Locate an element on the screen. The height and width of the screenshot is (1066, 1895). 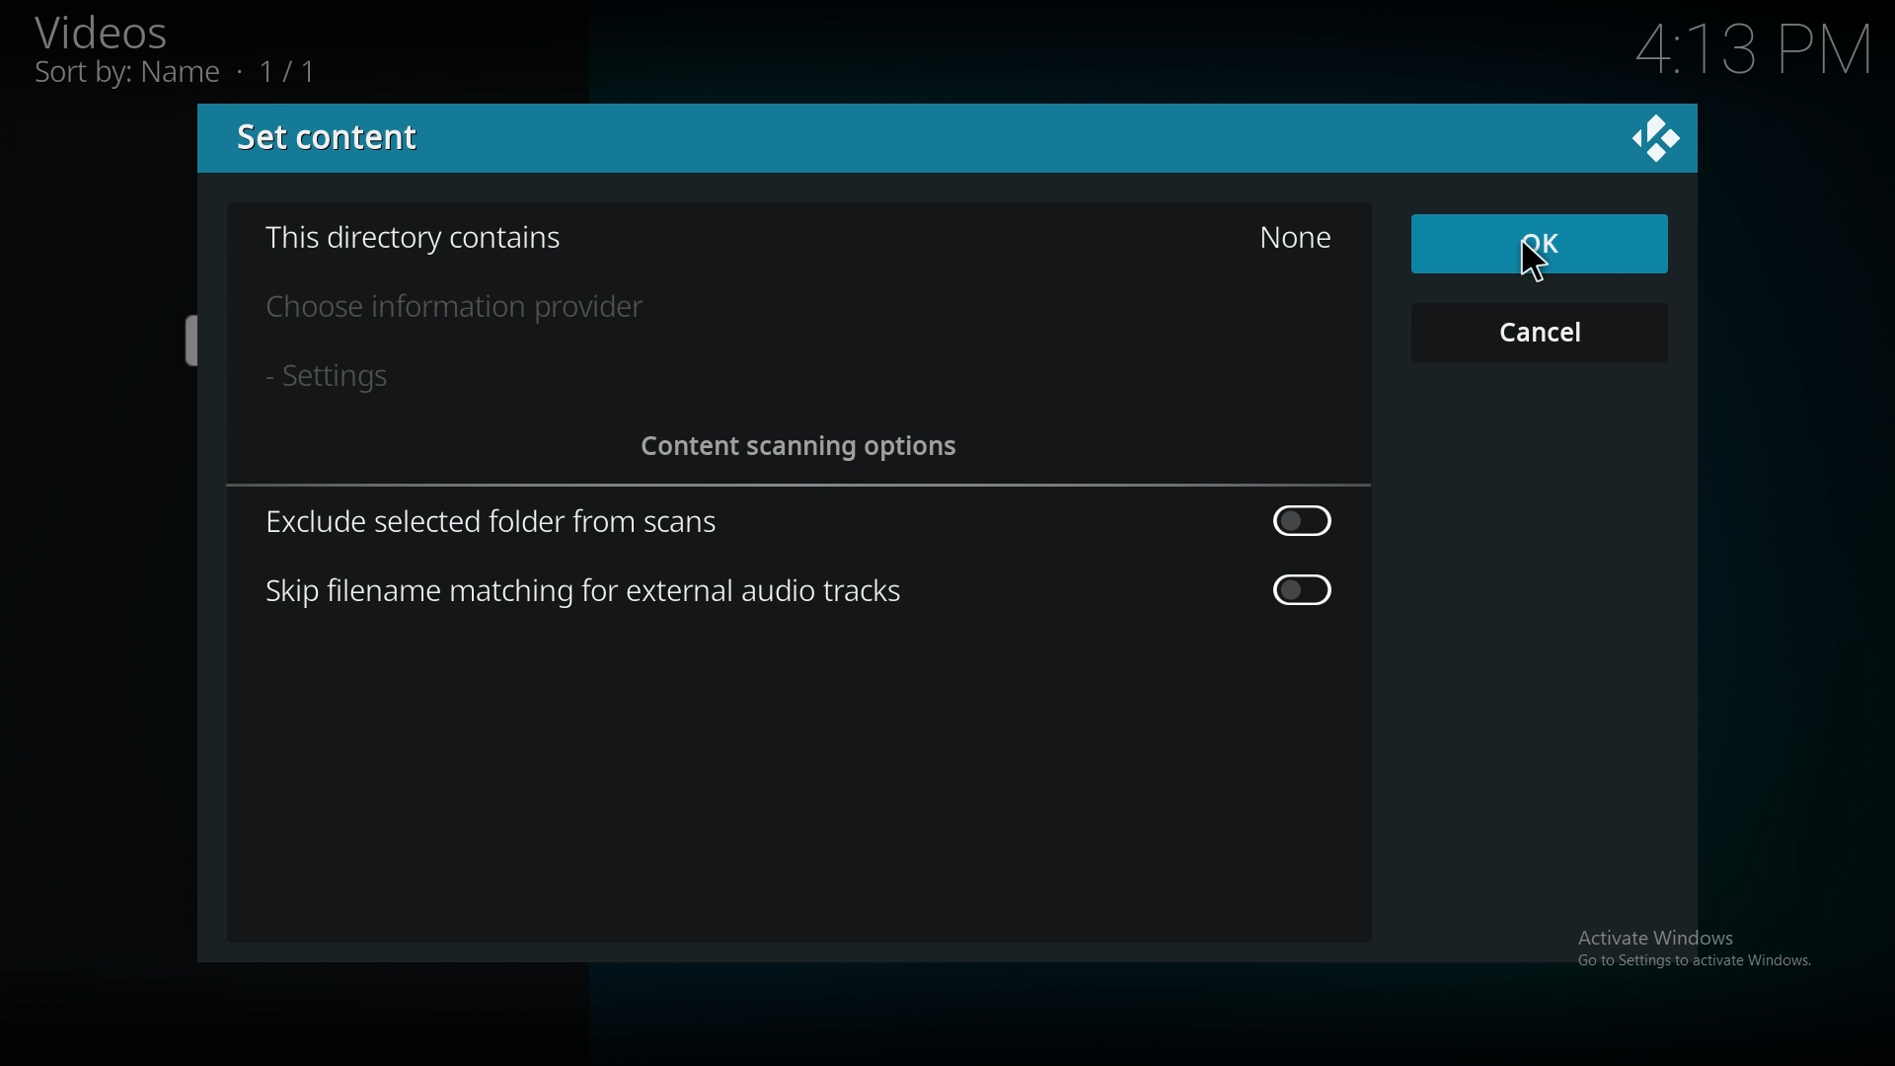
skip filename matching for external audio tracks is located at coordinates (595, 590).